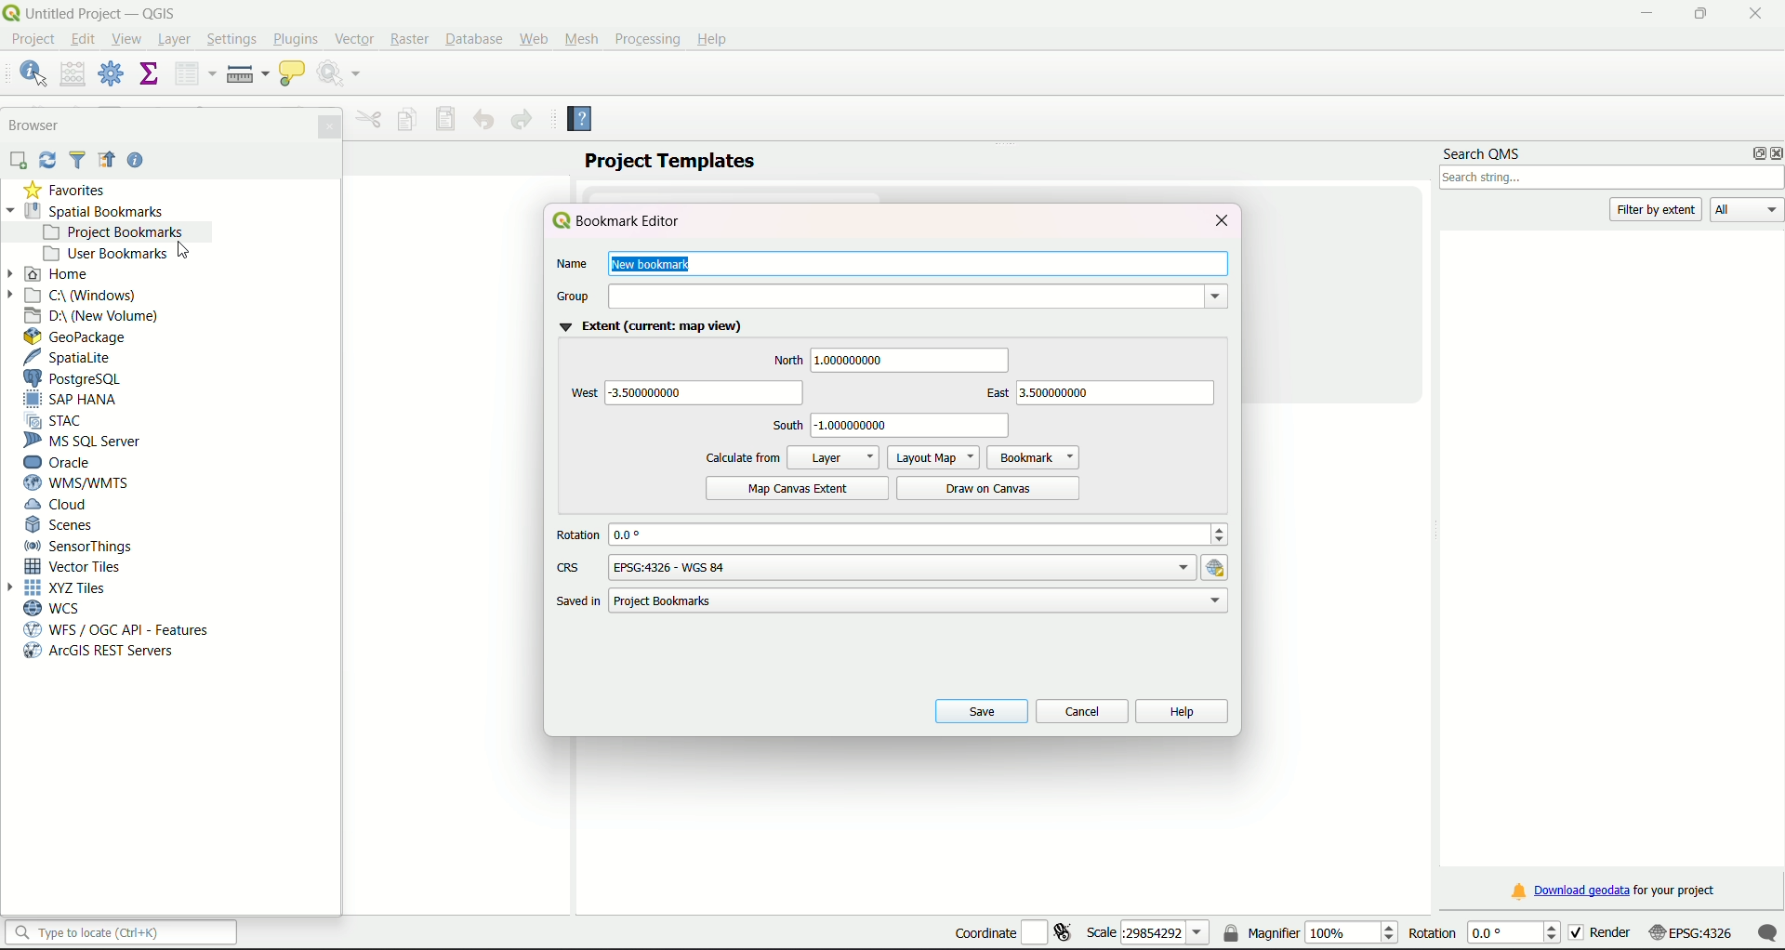 This screenshot has height=950, width=1785. What do you see at coordinates (129, 42) in the screenshot?
I see `View` at bounding box center [129, 42].